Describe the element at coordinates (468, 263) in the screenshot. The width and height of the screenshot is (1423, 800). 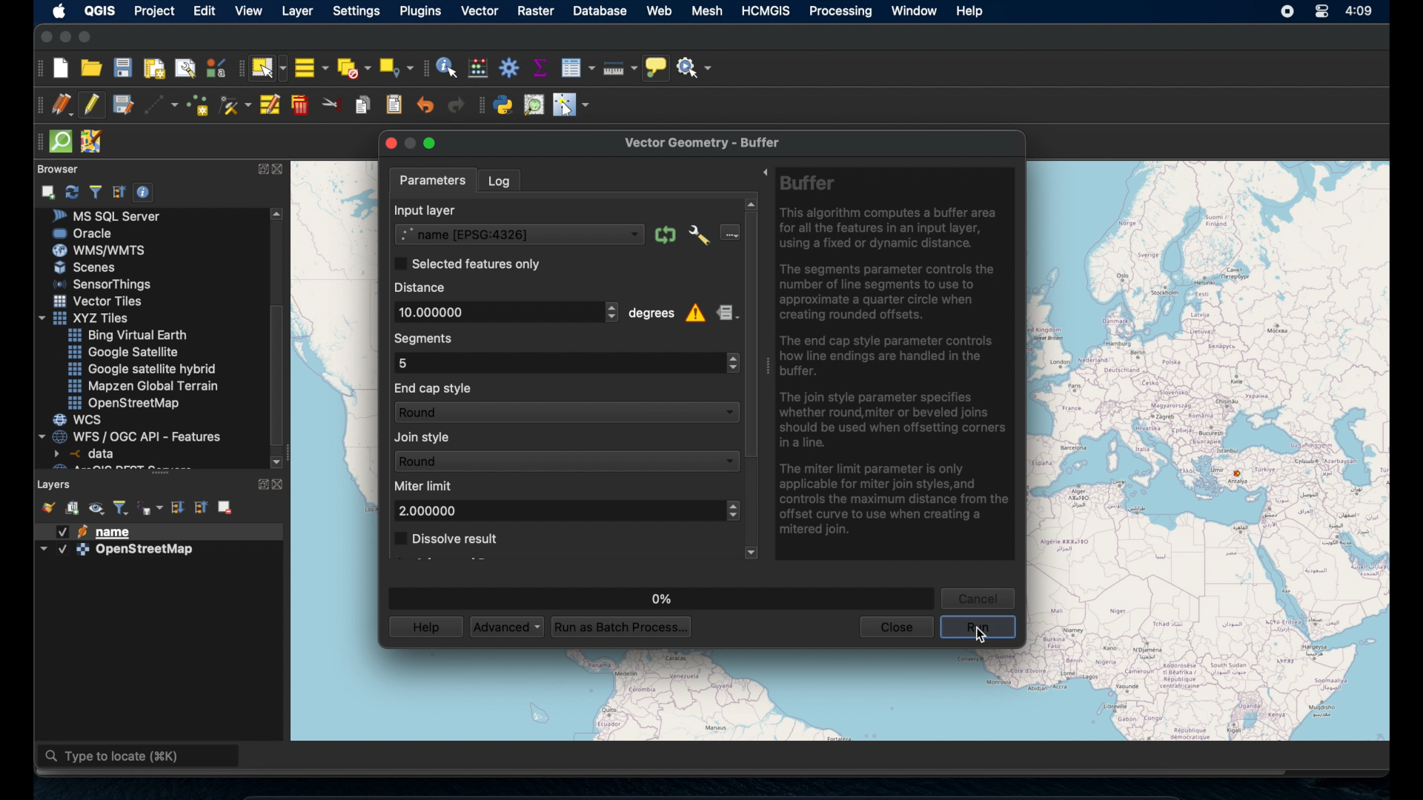
I see `select features only` at that location.